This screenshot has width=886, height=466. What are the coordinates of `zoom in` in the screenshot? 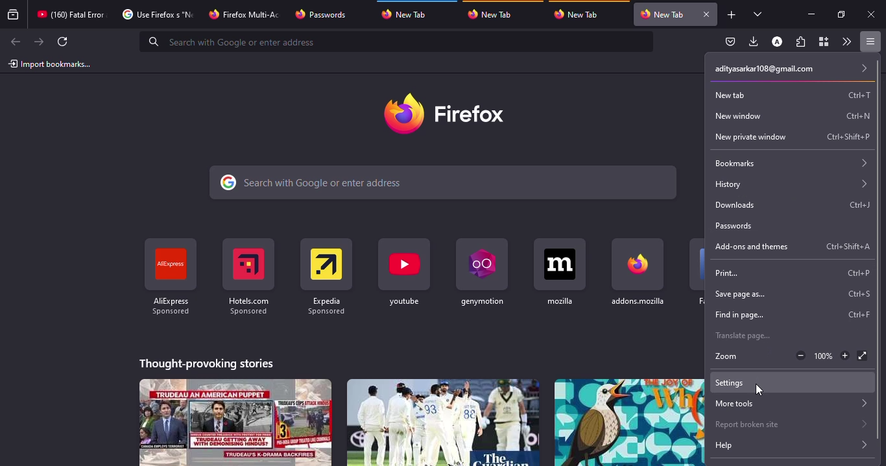 It's located at (846, 356).